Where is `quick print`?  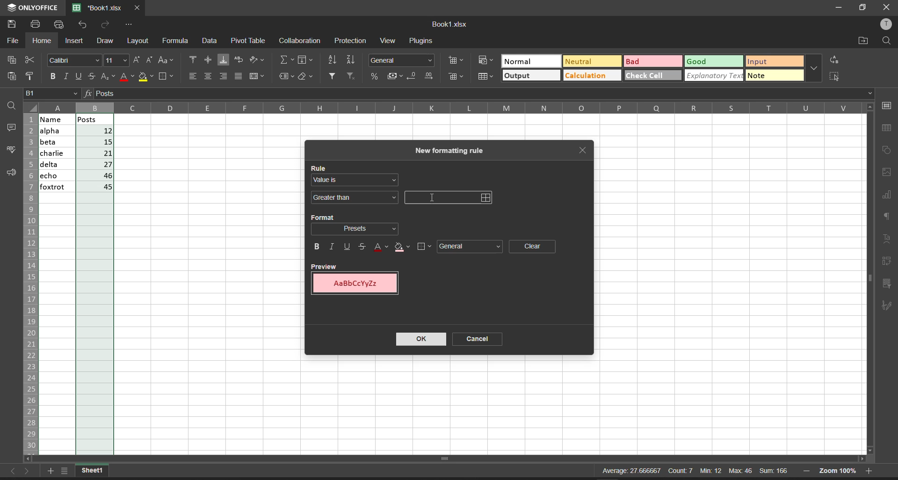 quick print is located at coordinates (59, 25).